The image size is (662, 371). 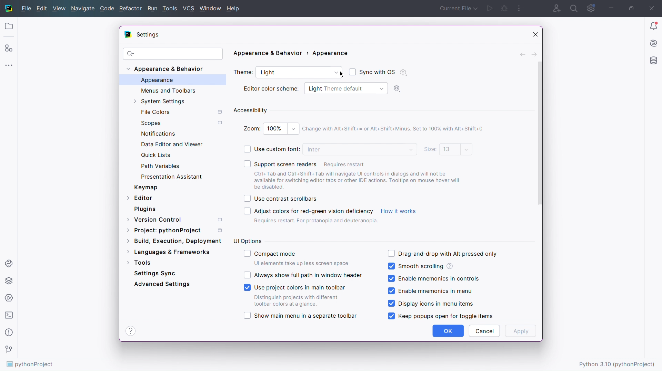 What do you see at coordinates (9, 262) in the screenshot?
I see `Python Console` at bounding box center [9, 262].